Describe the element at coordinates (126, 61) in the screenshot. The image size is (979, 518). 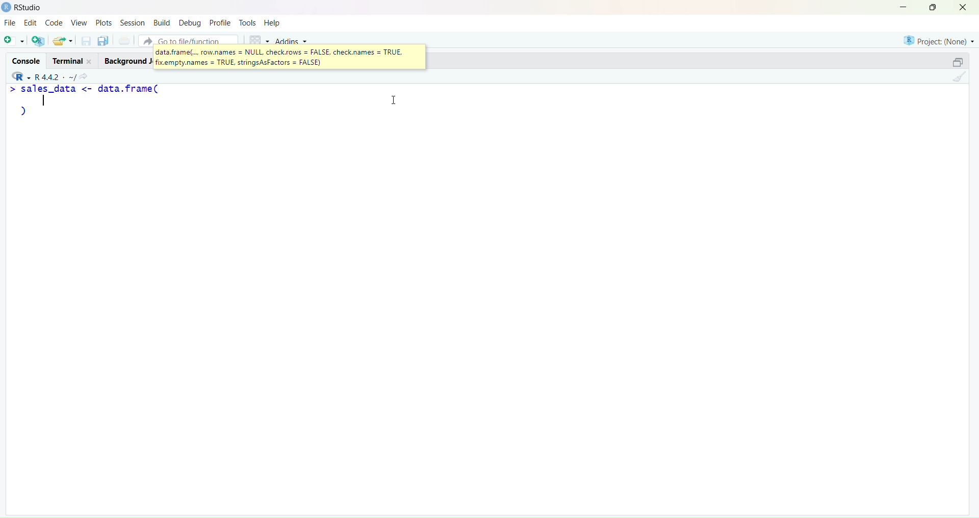
I see `Background Jobs` at that location.